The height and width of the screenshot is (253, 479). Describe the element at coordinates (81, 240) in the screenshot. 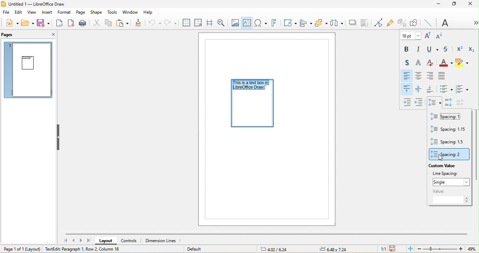

I see `next page` at that location.